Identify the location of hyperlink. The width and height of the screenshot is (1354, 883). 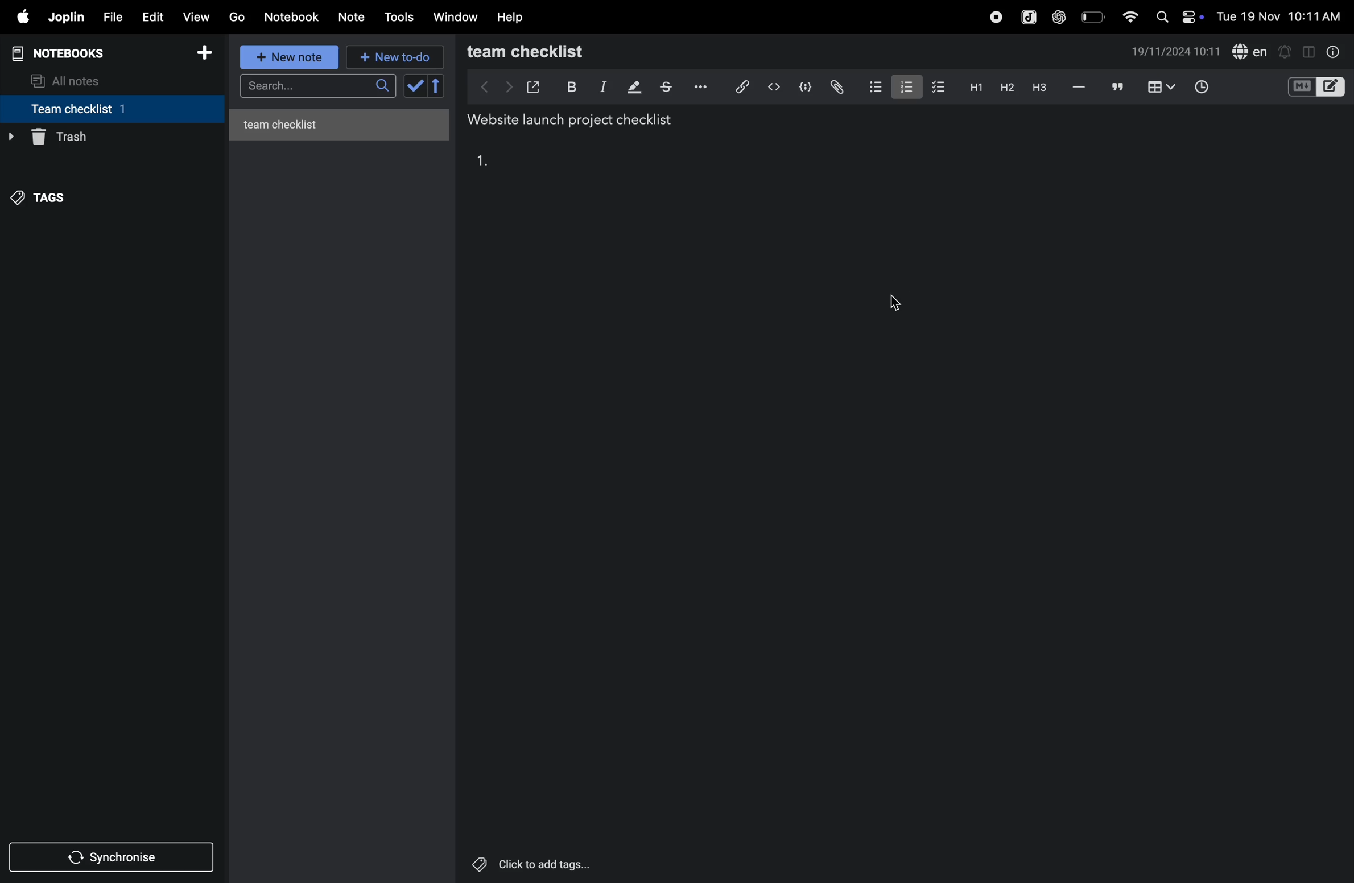
(737, 86).